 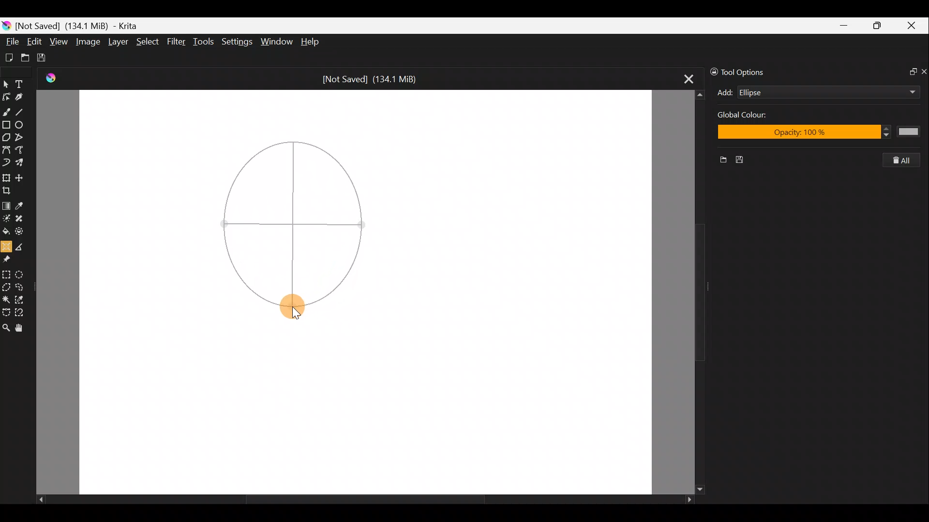 What do you see at coordinates (6, 163) in the screenshot?
I see `Dynamic brush tool` at bounding box center [6, 163].